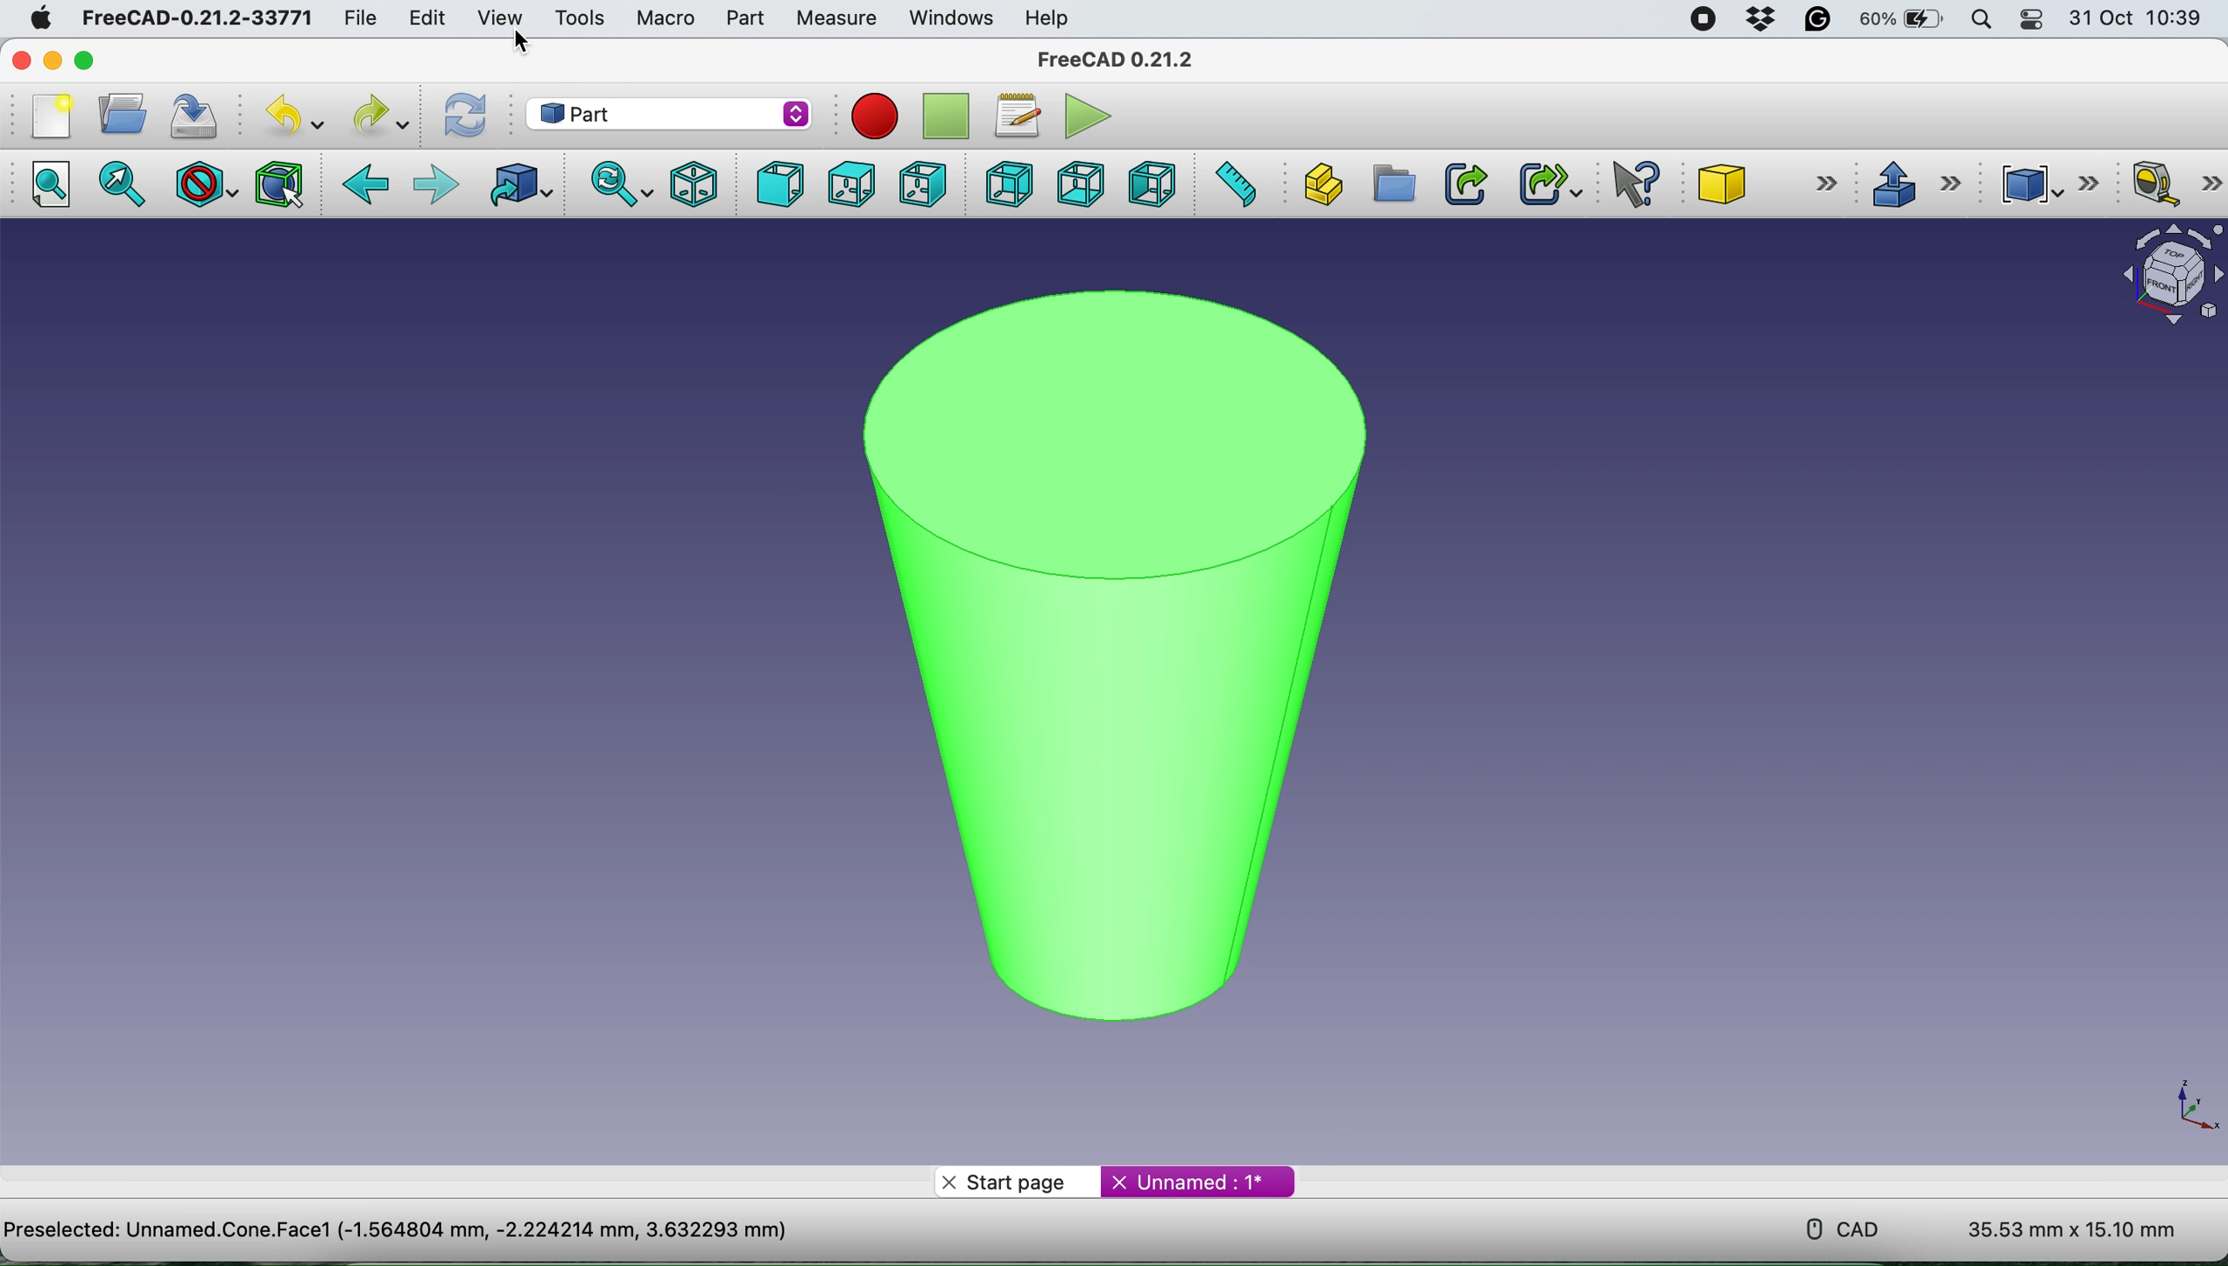  What do you see at coordinates (287, 117) in the screenshot?
I see `undo` at bounding box center [287, 117].